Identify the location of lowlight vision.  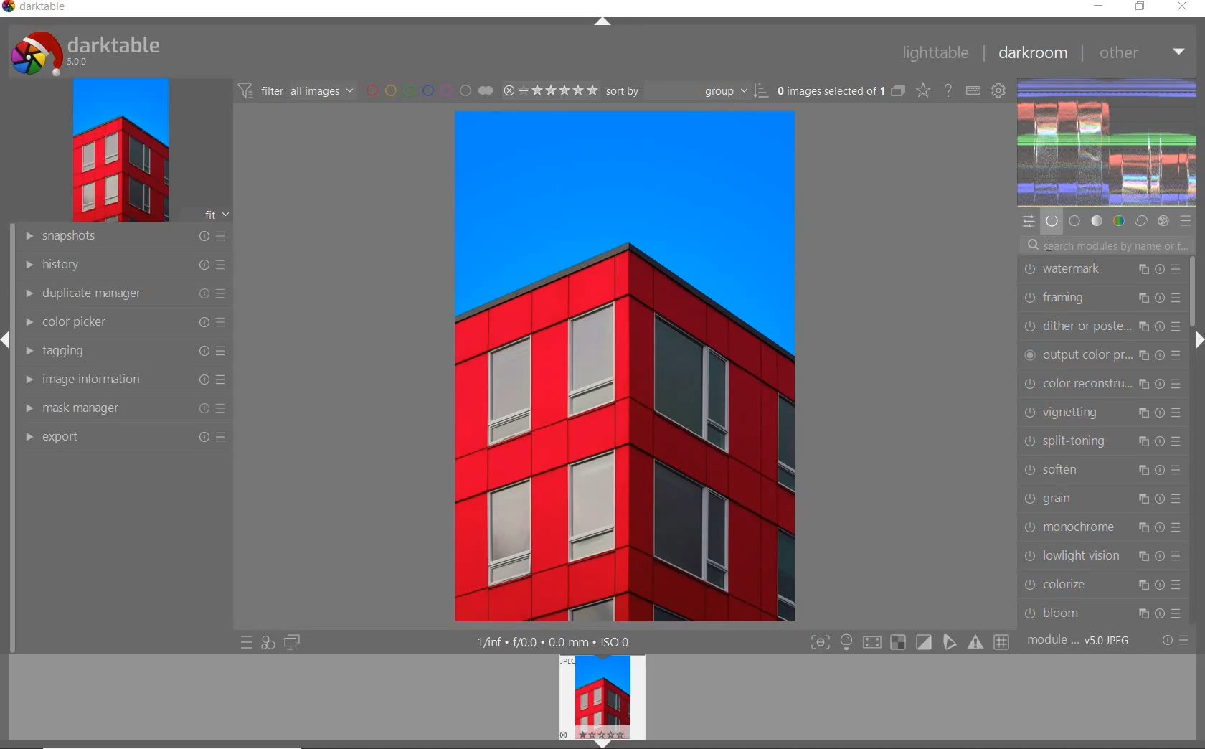
(1103, 556).